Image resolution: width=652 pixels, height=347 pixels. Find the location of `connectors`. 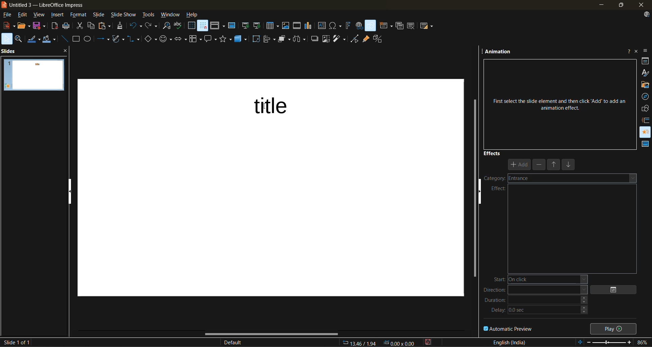

connectors is located at coordinates (133, 39).